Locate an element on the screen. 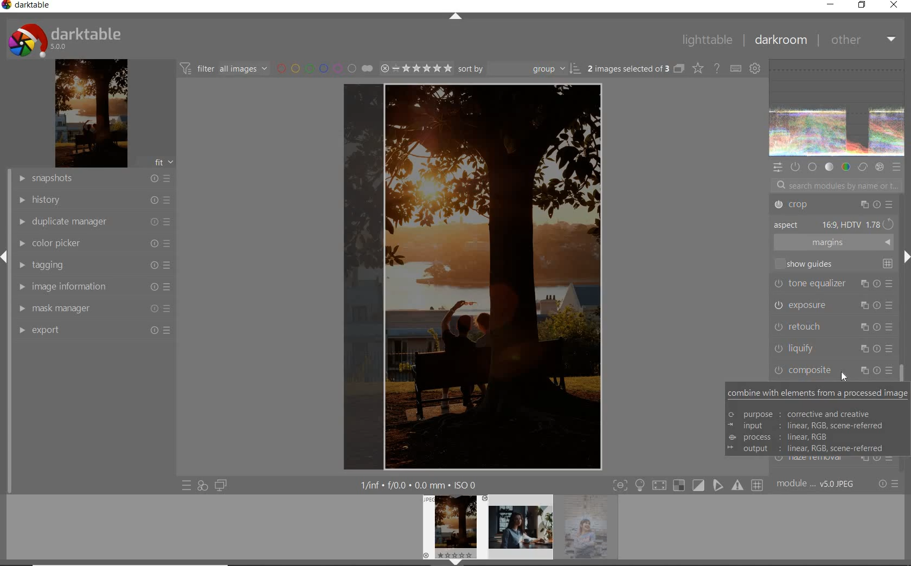  module order is located at coordinates (814, 485).